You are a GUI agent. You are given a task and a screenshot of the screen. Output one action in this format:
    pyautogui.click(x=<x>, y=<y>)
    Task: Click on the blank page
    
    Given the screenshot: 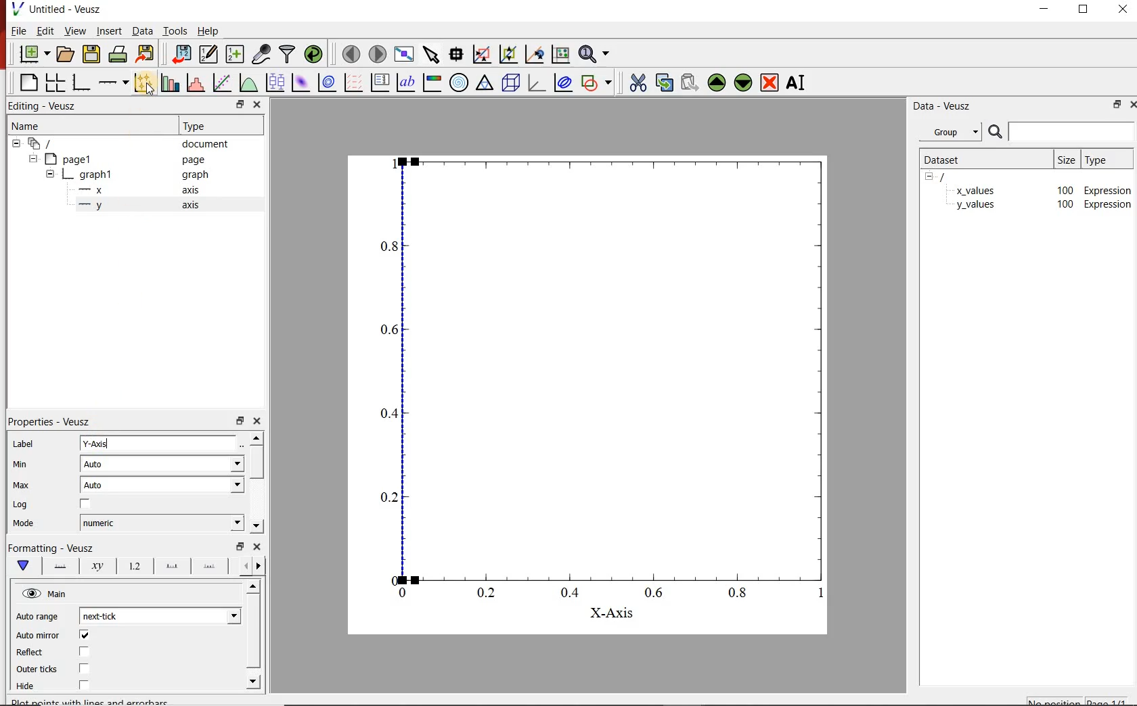 What is the action you would take?
    pyautogui.click(x=28, y=83)
    